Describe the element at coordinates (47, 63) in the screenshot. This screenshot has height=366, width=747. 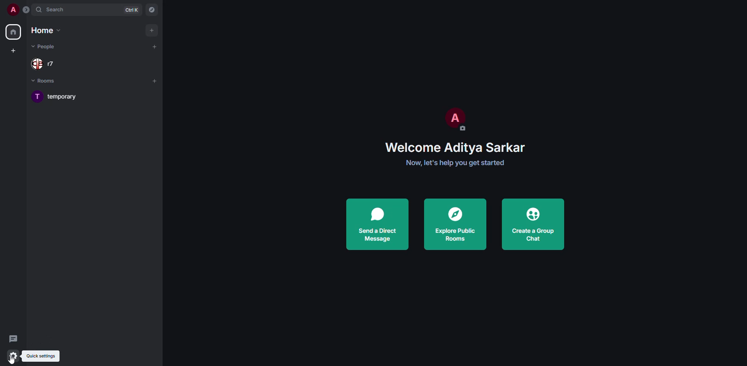
I see `people` at that location.